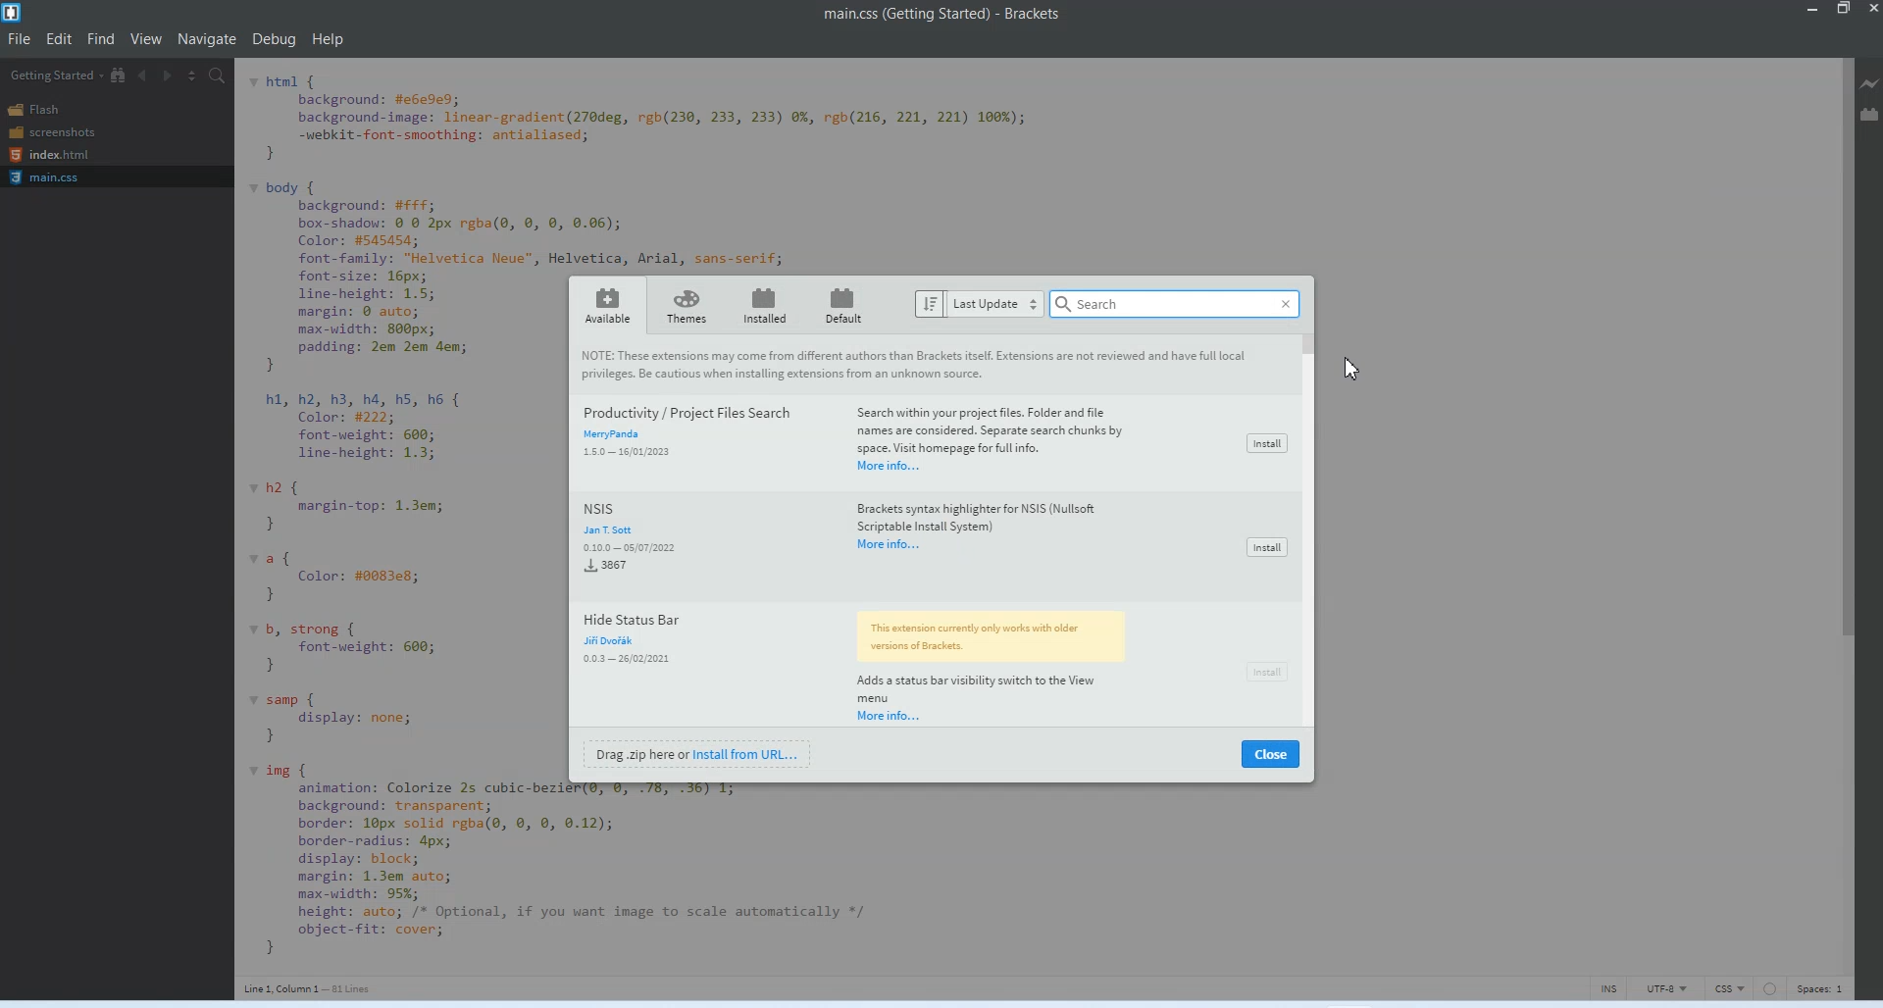  Describe the element at coordinates (1308, 530) in the screenshot. I see `Vertical Scroll Bar` at that location.